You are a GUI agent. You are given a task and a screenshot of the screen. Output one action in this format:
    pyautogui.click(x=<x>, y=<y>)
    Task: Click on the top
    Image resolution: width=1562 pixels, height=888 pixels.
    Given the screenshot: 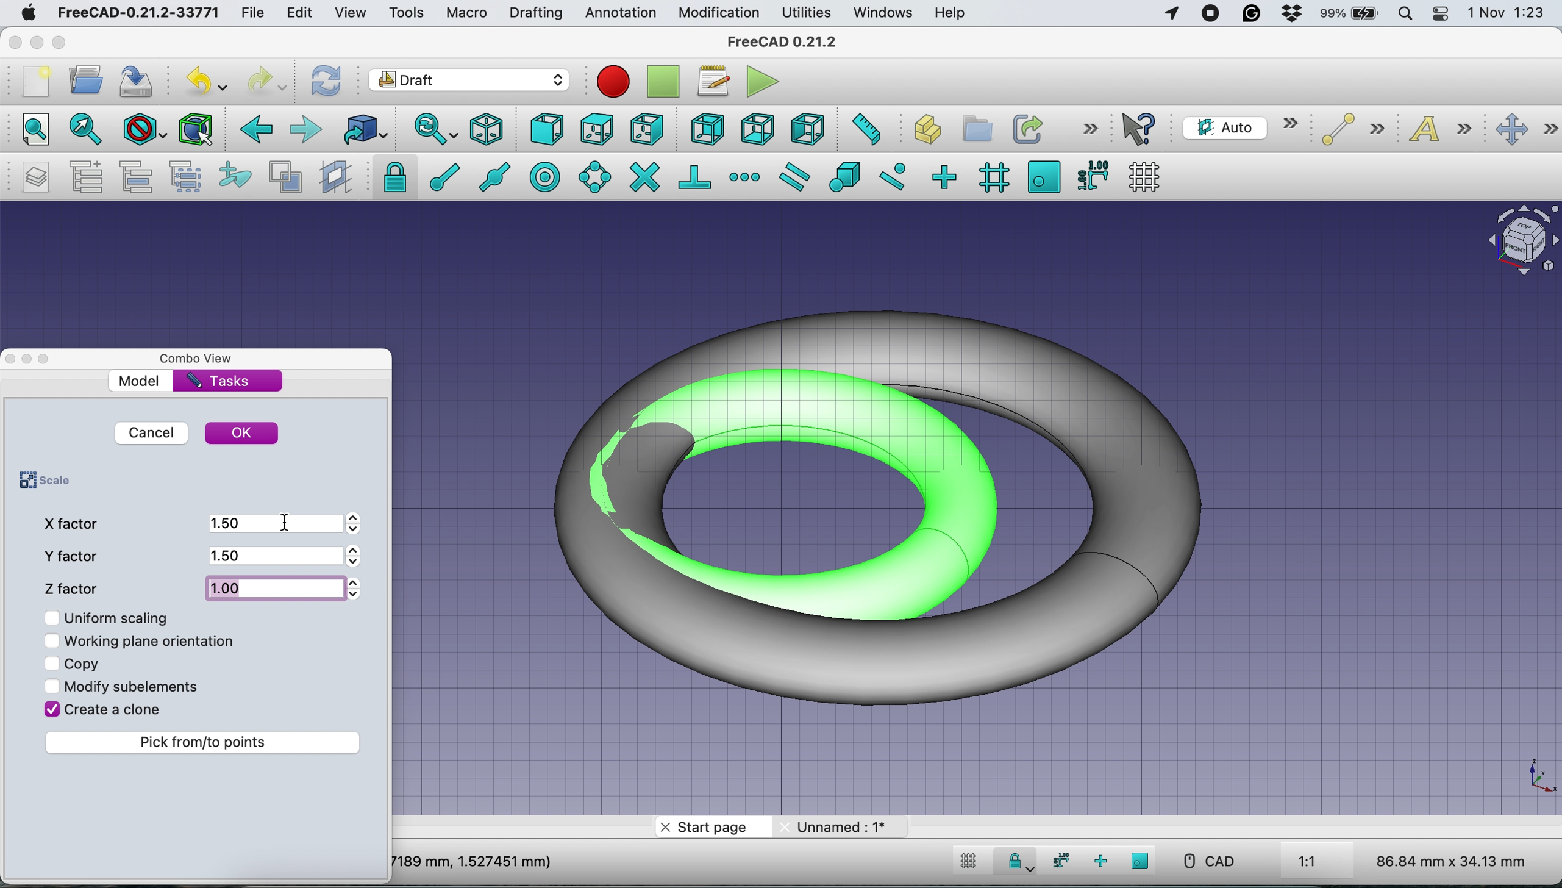 What is the action you would take?
    pyautogui.click(x=595, y=128)
    